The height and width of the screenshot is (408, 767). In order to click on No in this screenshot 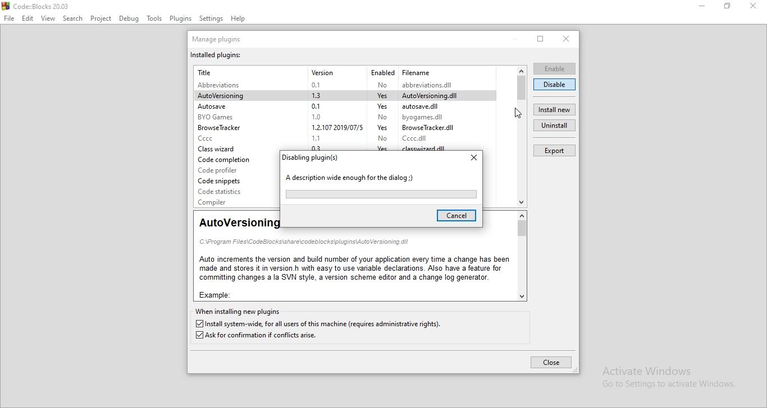, I will do `click(382, 139)`.